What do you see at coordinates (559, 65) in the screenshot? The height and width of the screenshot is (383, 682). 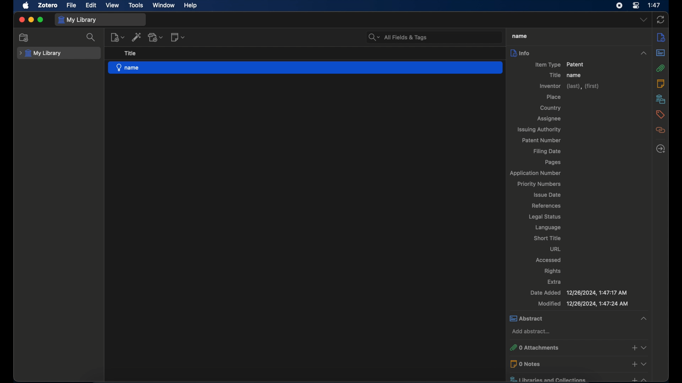 I see `item type patient` at bounding box center [559, 65].